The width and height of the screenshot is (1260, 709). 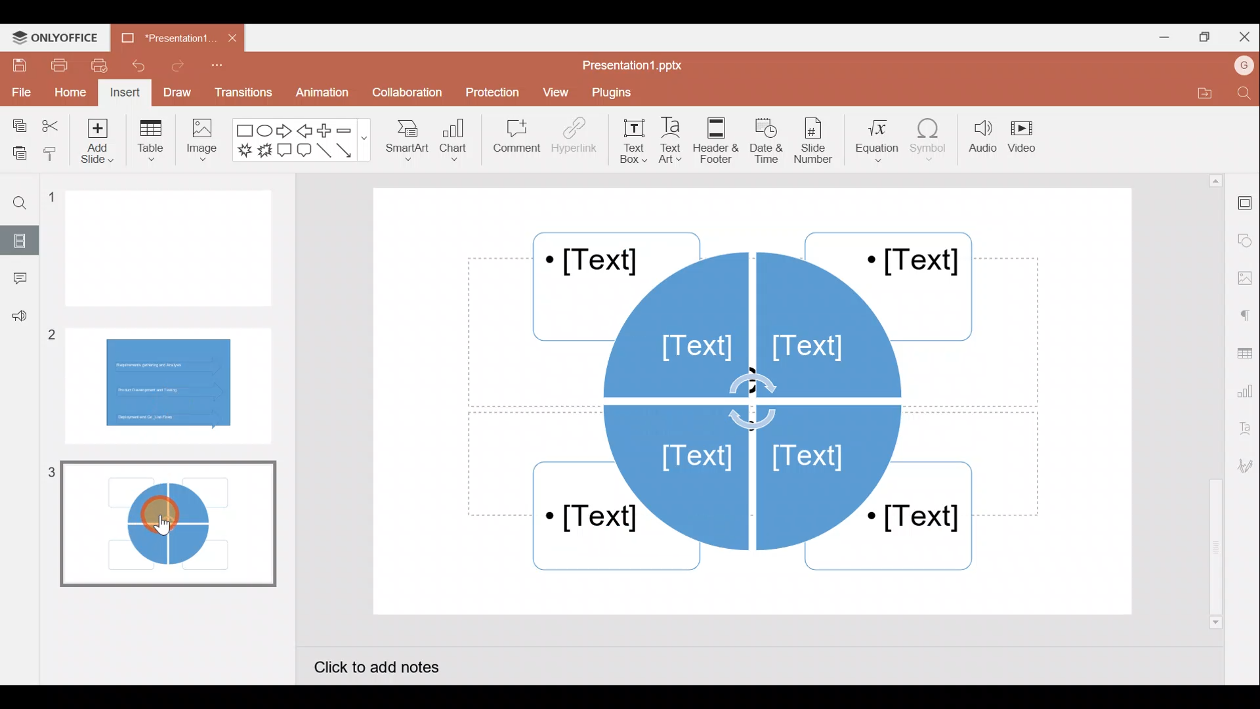 I want to click on Add slide, so click(x=94, y=143).